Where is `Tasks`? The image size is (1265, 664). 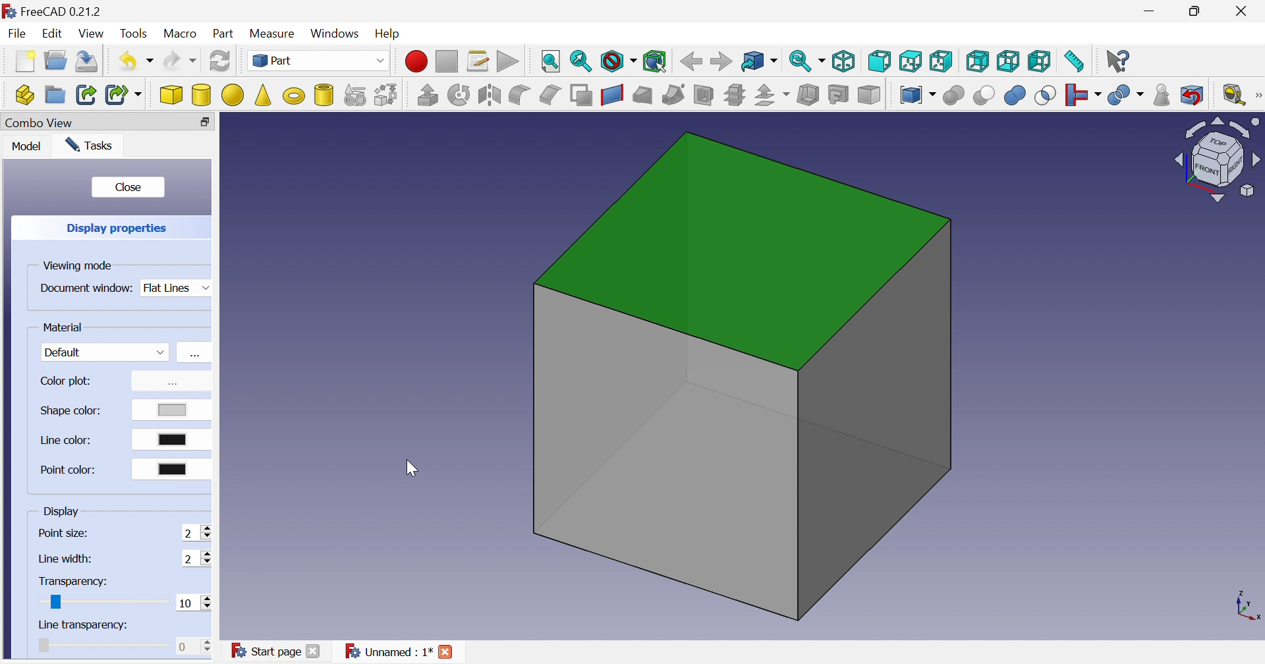 Tasks is located at coordinates (90, 145).